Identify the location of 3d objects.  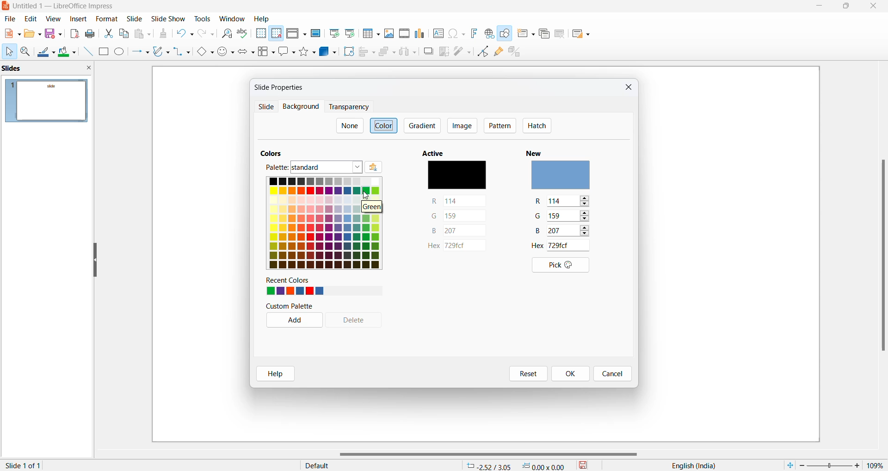
(328, 51).